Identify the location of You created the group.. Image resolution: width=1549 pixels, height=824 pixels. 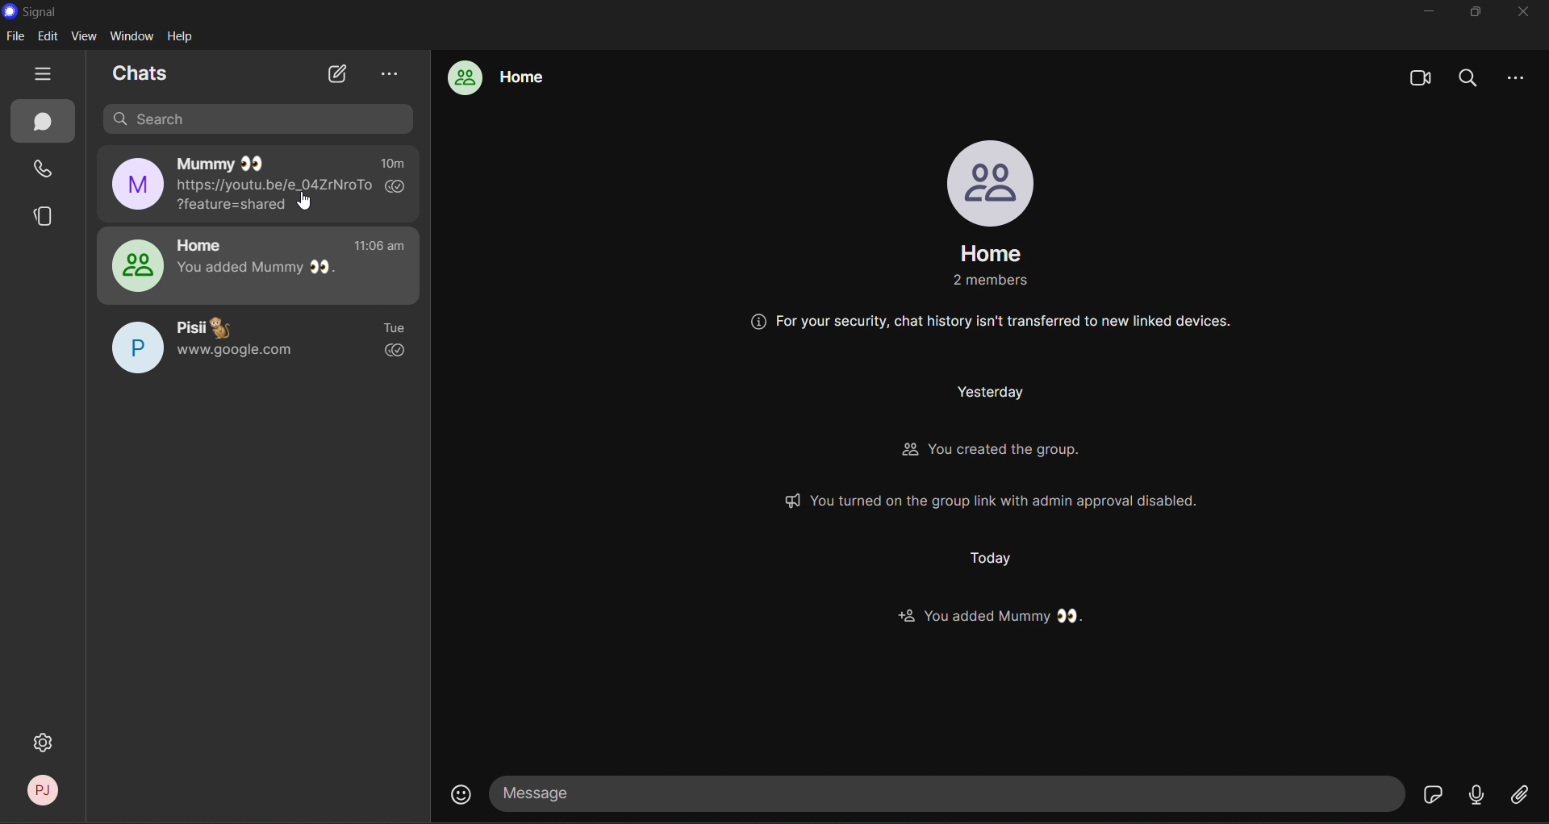
(979, 452).